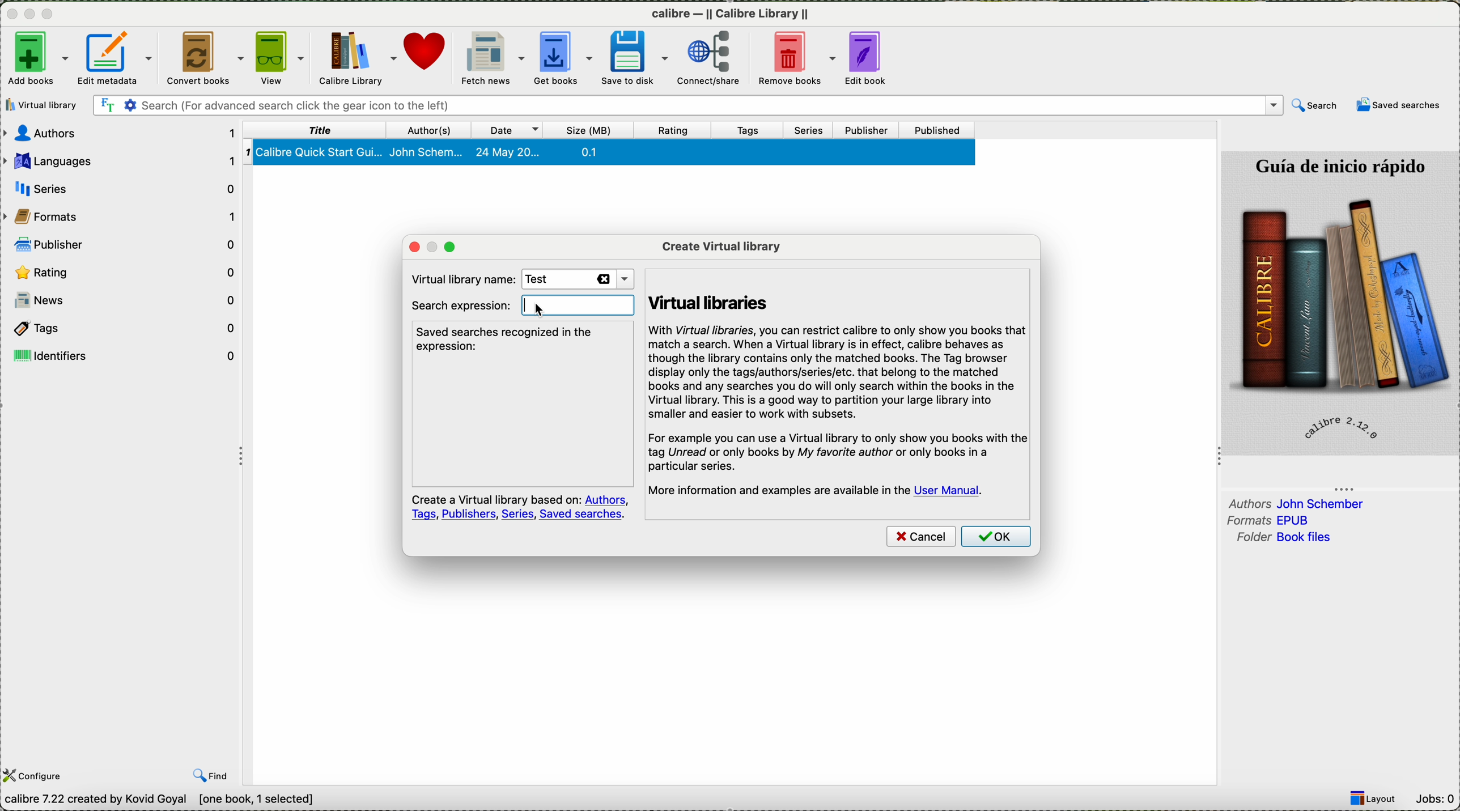 This screenshot has width=1460, height=811. Describe the element at coordinates (748, 129) in the screenshot. I see `tags` at that location.